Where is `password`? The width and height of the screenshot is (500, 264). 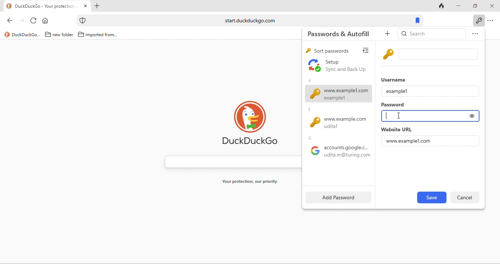
password is located at coordinates (394, 105).